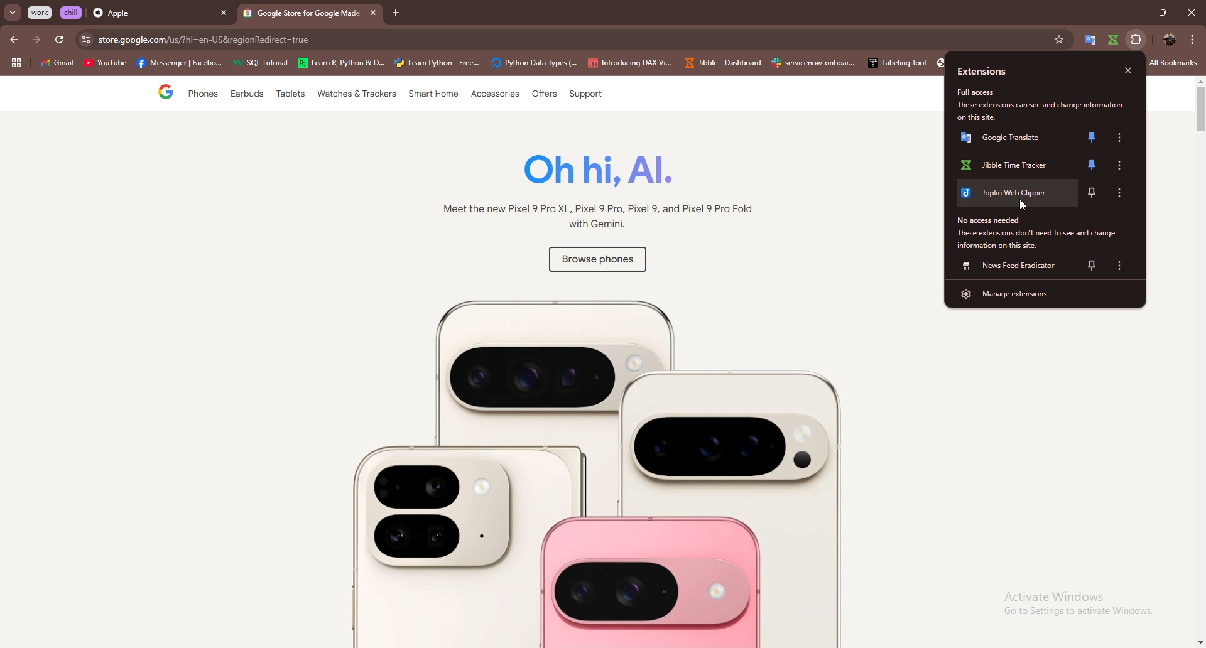 The width and height of the screenshot is (1206, 648). I want to click on forward, so click(36, 40).